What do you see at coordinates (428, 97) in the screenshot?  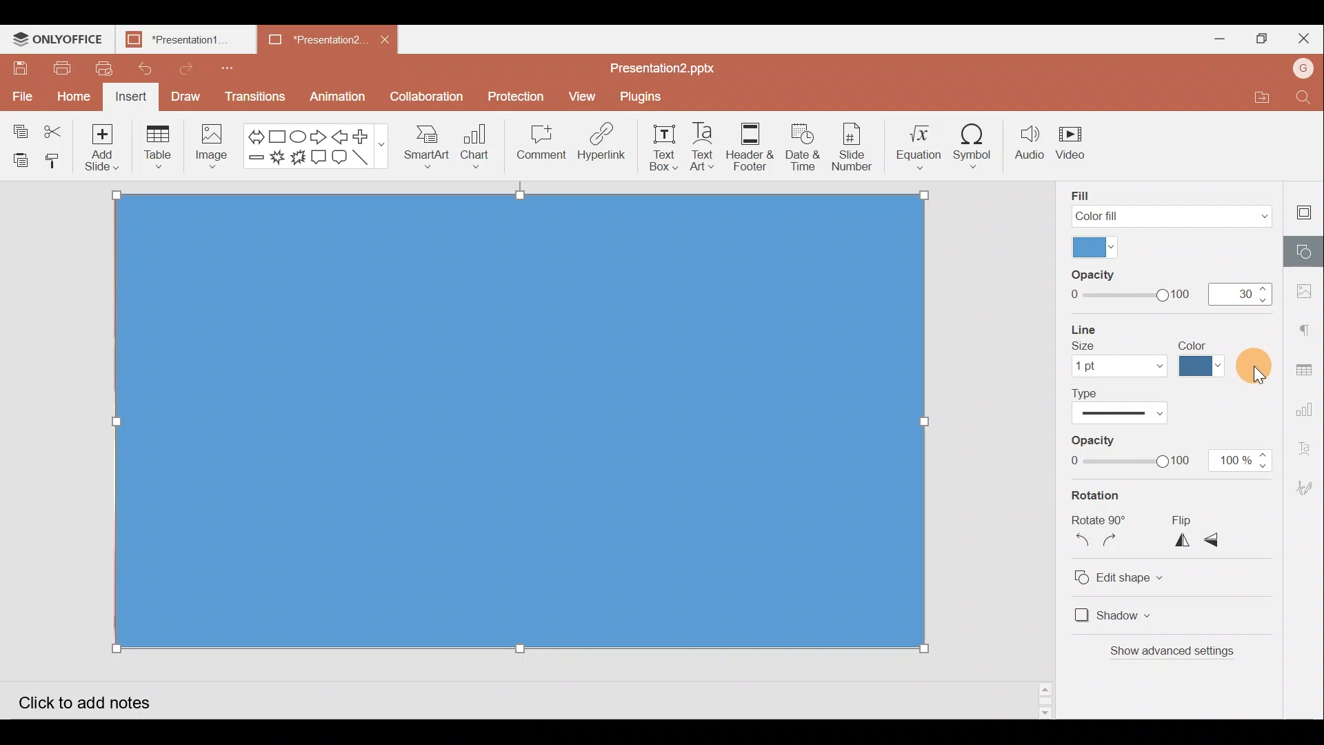 I see `Collaboration` at bounding box center [428, 97].